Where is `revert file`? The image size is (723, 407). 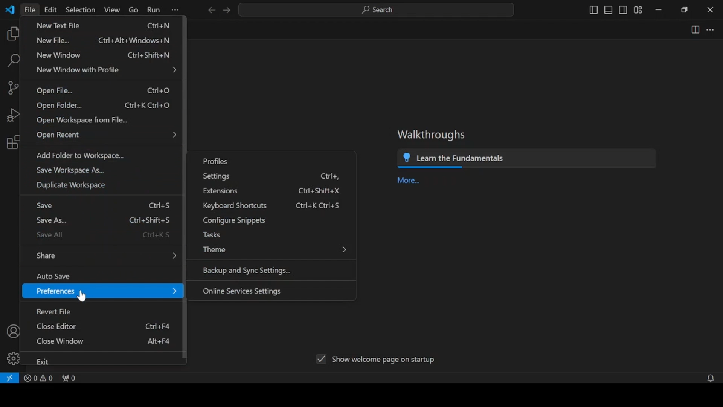
revert file is located at coordinates (54, 312).